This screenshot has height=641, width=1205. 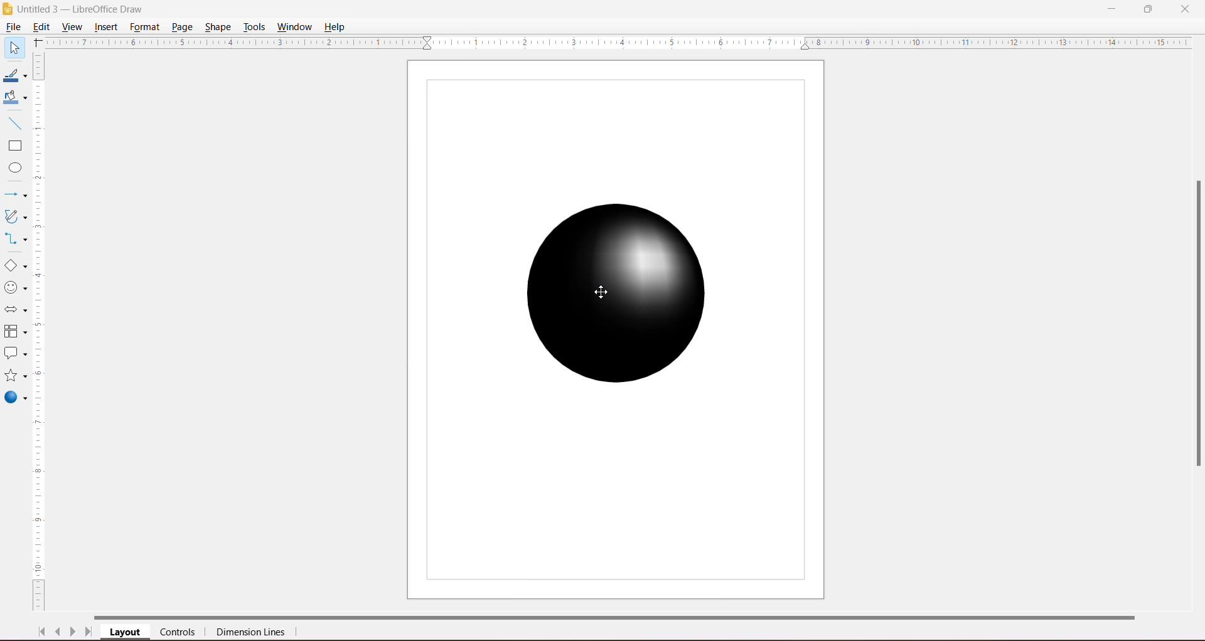 I want to click on Restore Down, so click(x=1148, y=8).